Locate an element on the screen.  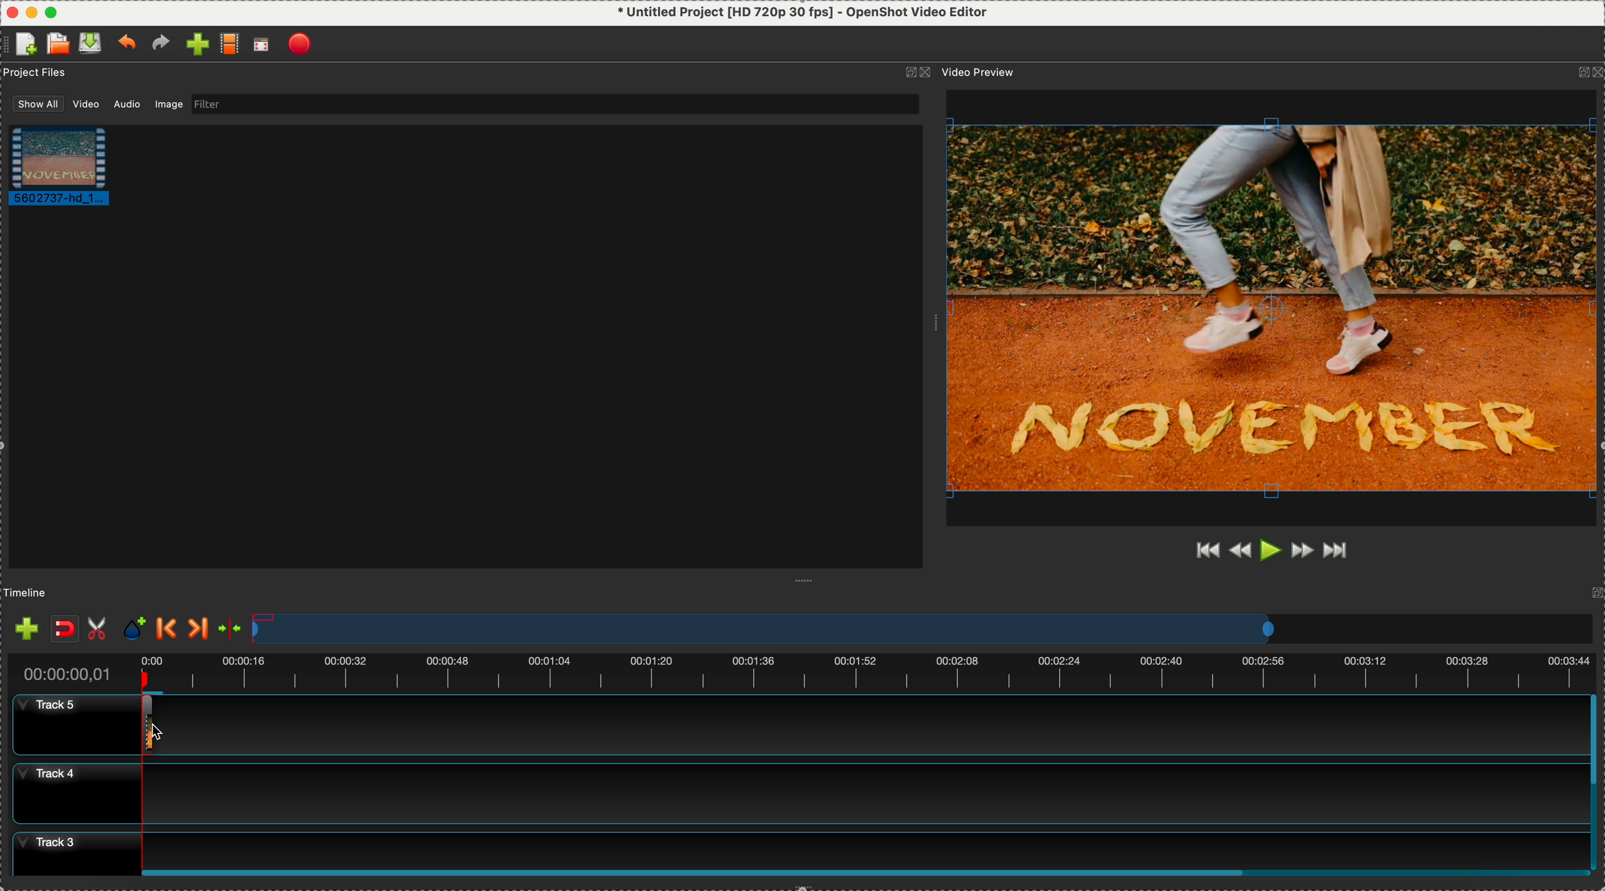
open a recent file is located at coordinates (57, 44).